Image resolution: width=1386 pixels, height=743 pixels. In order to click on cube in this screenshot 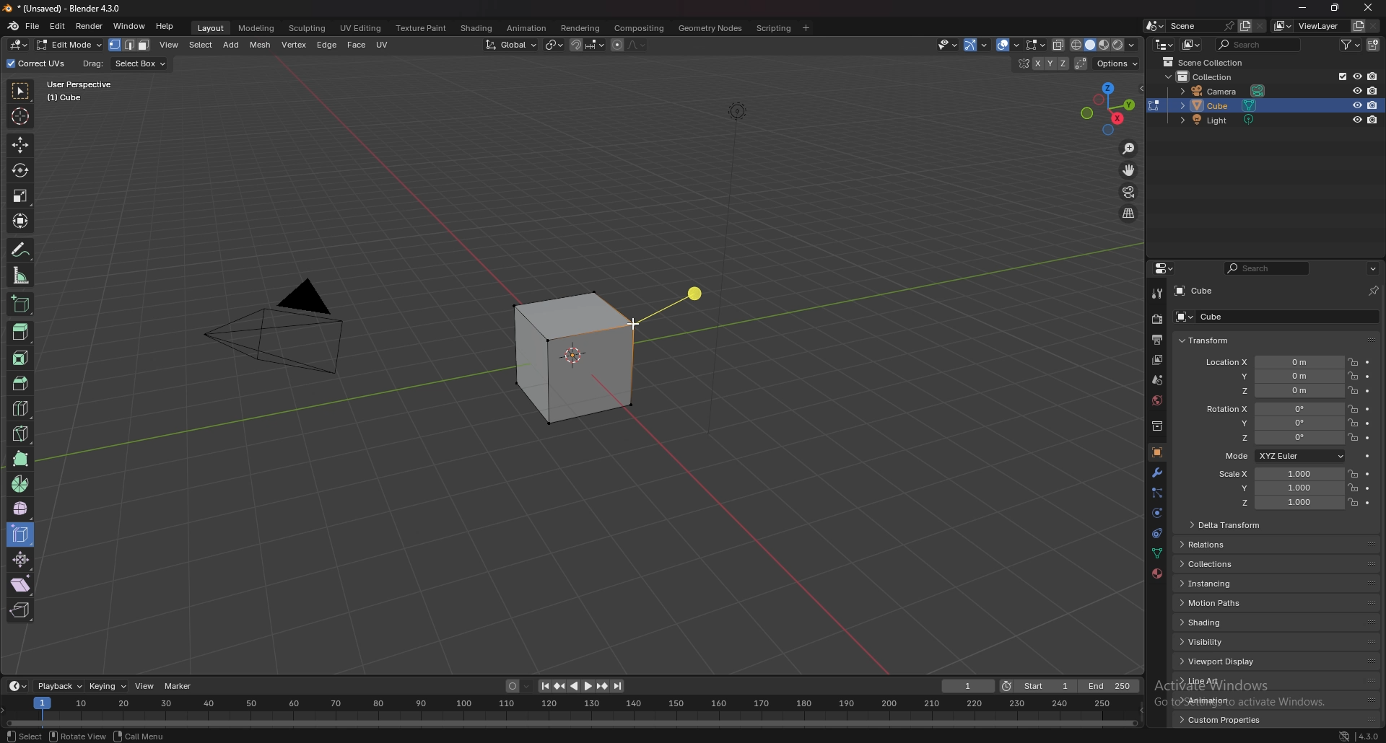, I will do `click(566, 356)`.